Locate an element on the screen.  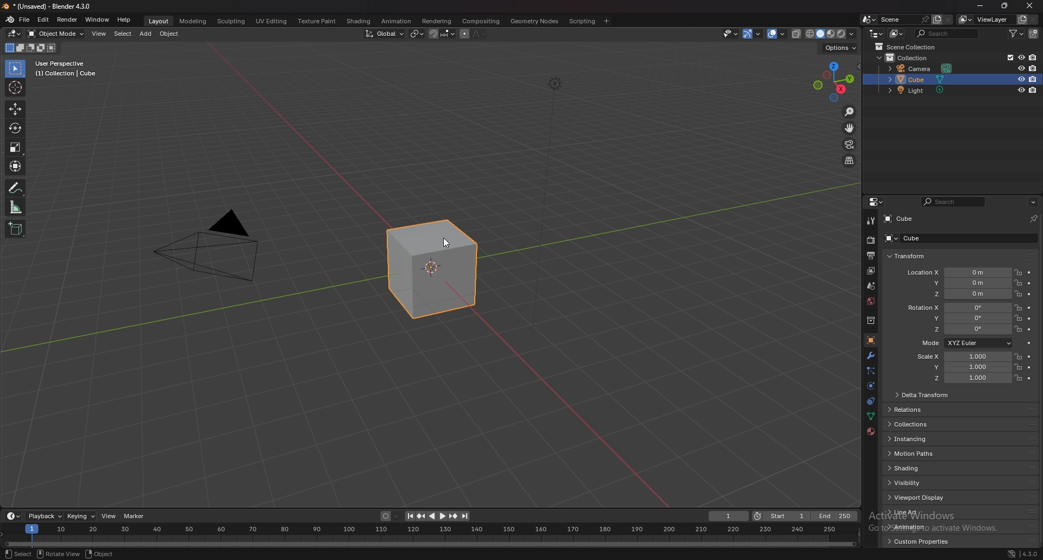
sculpting is located at coordinates (232, 22).